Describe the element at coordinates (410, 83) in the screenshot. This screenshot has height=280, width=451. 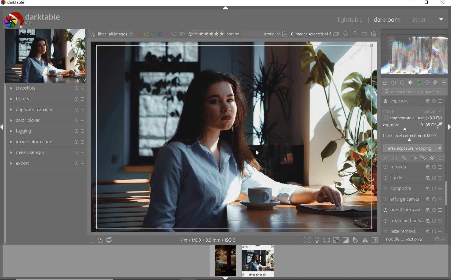
I see `TONE` at that location.